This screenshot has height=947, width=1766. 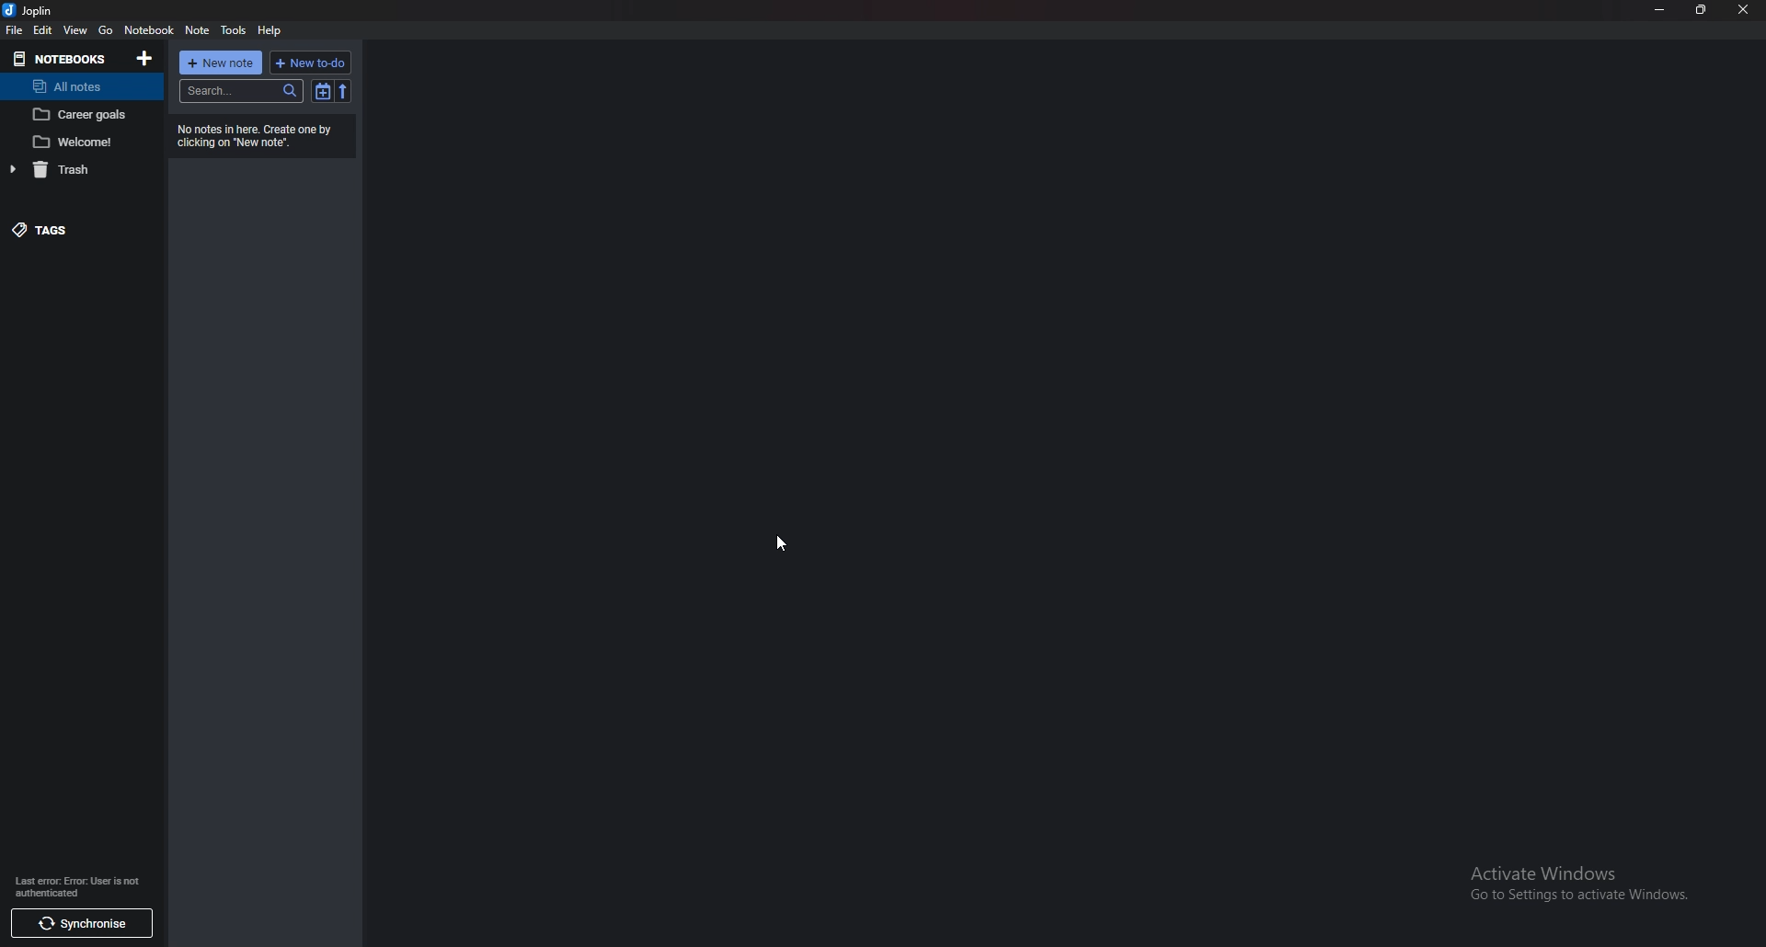 What do you see at coordinates (1659, 10) in the screenshot?
I see `minimize` at bounding box center [1659, 10].